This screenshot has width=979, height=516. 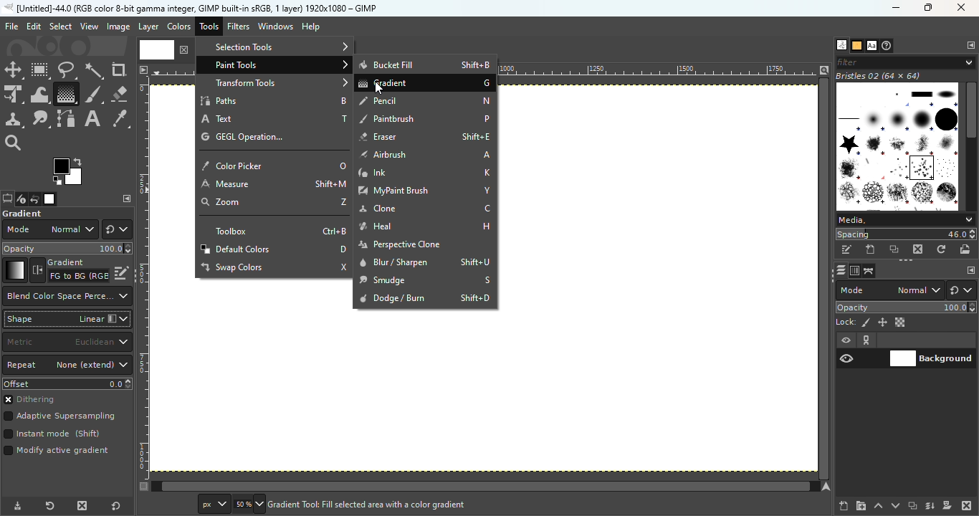 What do you see at coordinates (970, 46) in the screenshot?
I see `Configure this tab` at bounding box center [970, 46].